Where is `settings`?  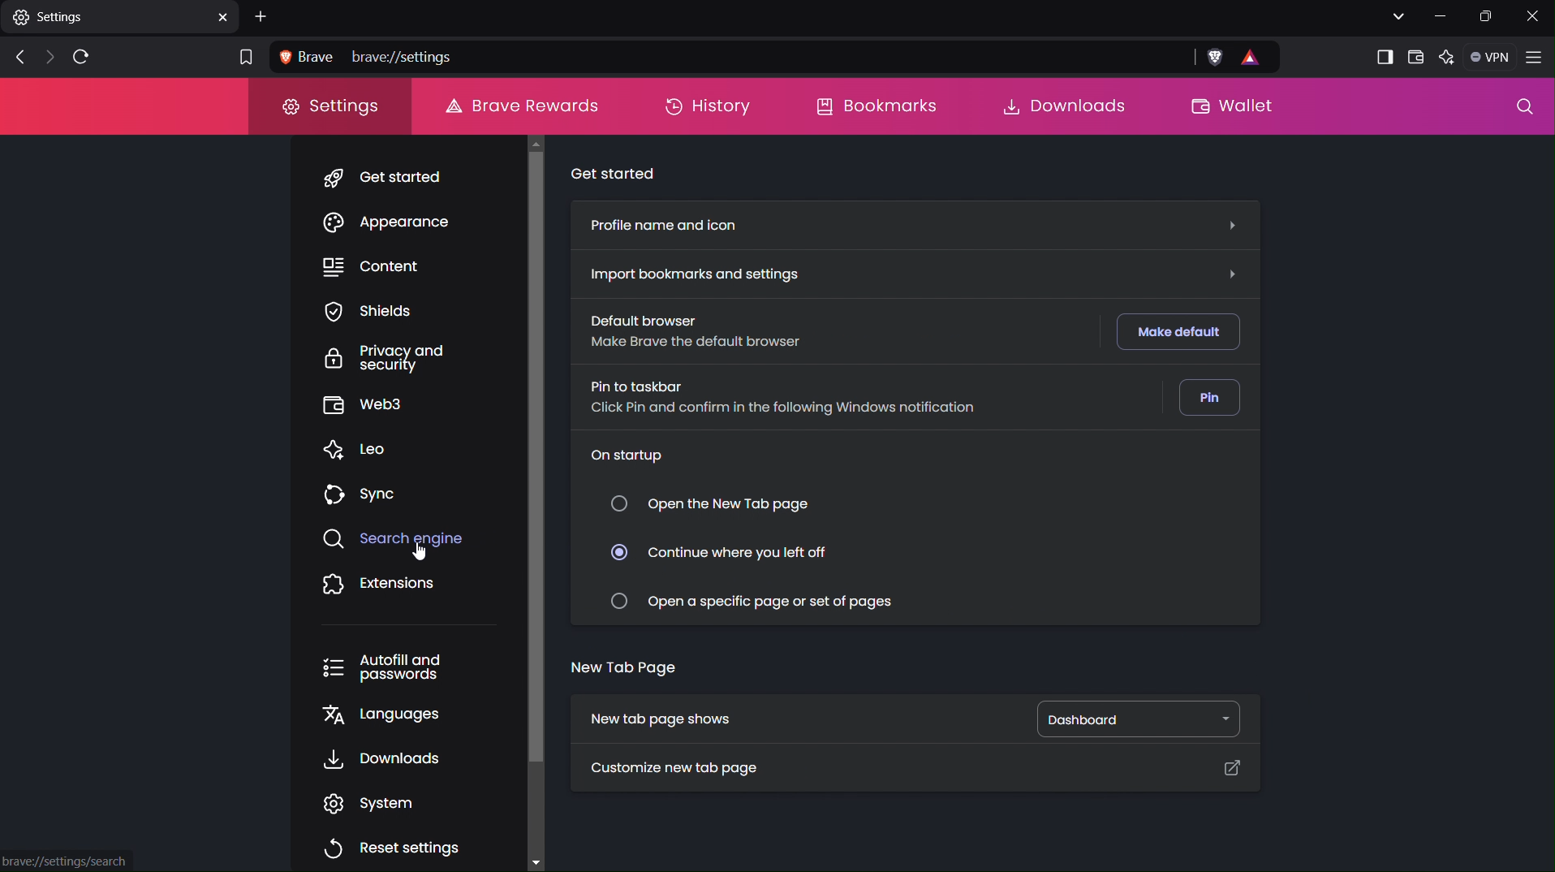
settings is located at coordinates (121, 20).